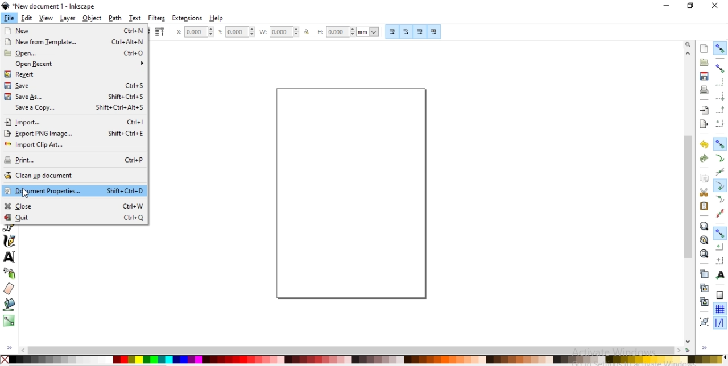 This screenshot has width=728, height=366. What do you see at coordinates (9, 321) in the screenshot?
I see `create and edit gradients` at bounding box center [9, 321].